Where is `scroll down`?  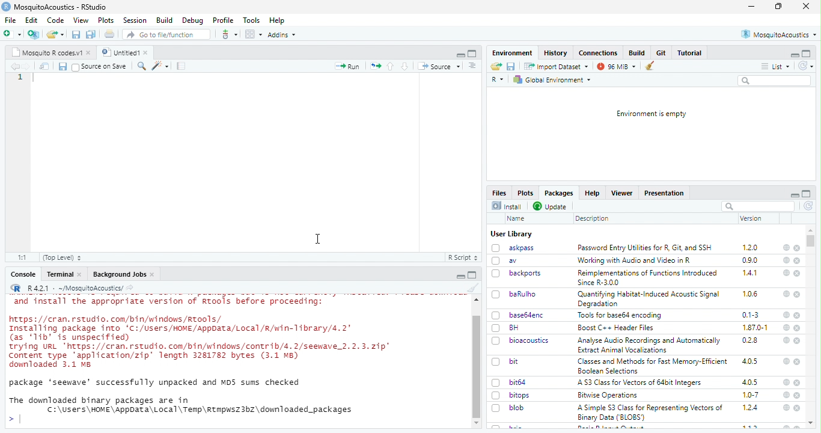 scroll down is located at coordinates (811, 423).